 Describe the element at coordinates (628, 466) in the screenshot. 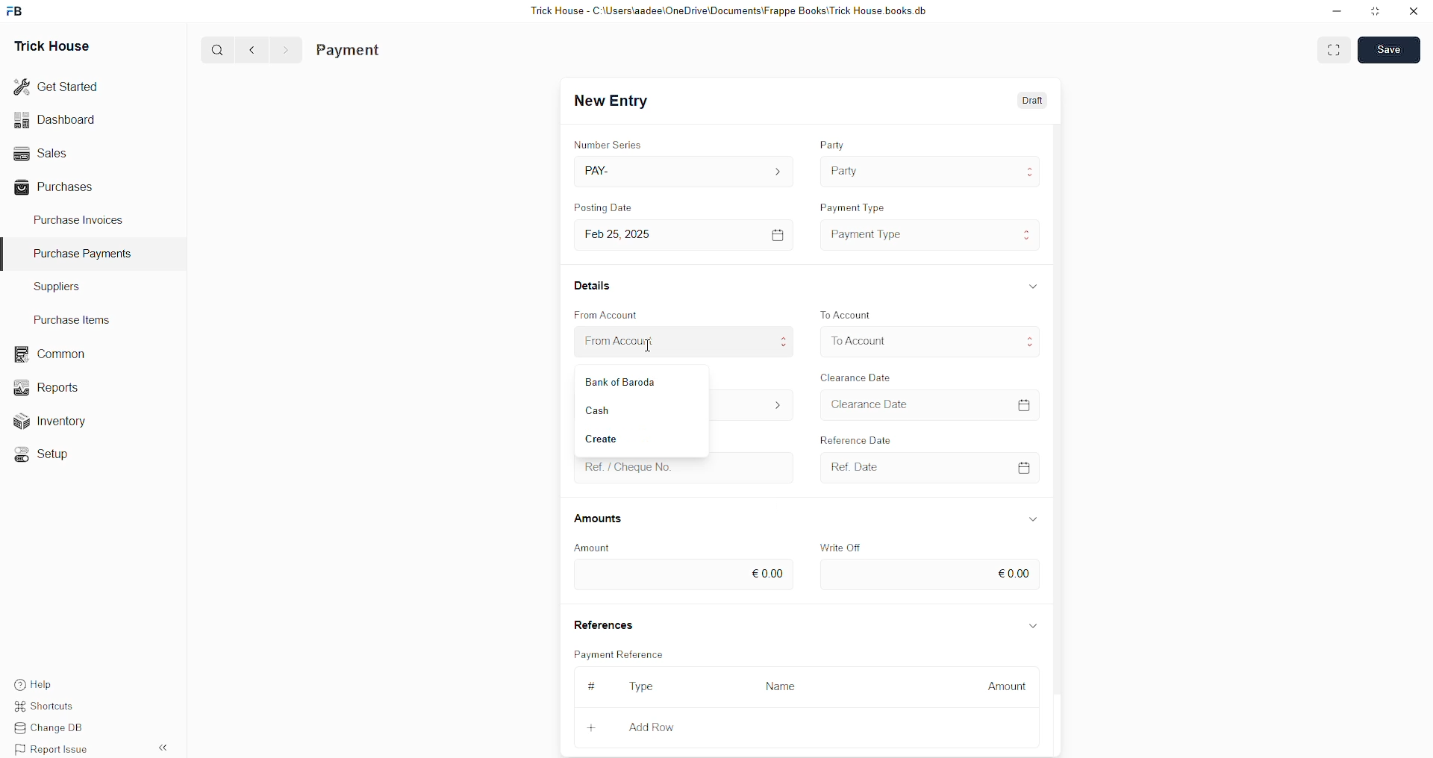

I see `Ref. / Cheque No.` at that location.